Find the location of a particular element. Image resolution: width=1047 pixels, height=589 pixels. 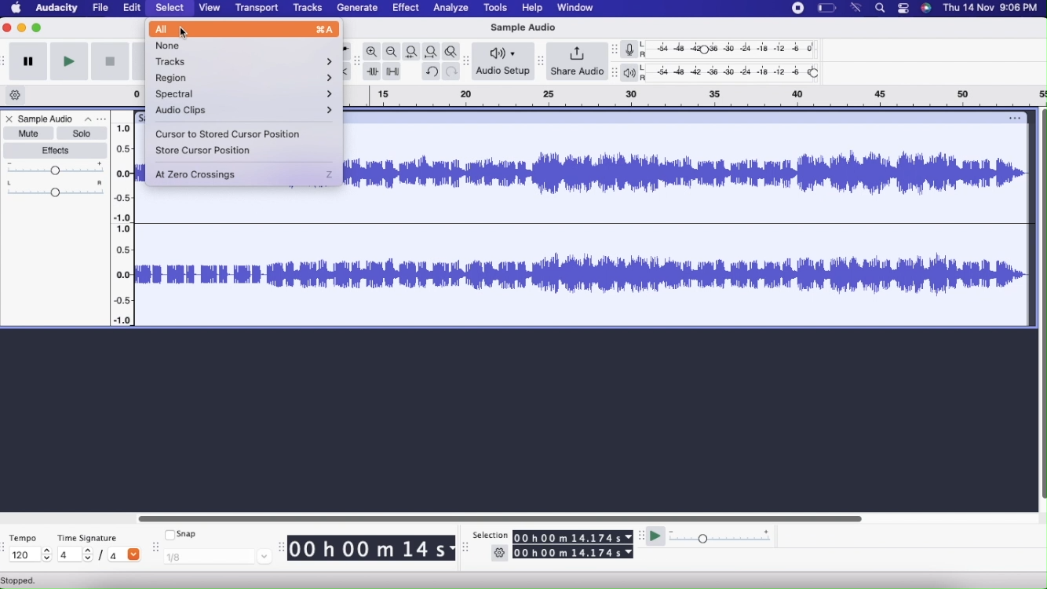

Edit is located at coordinates (132, 8).